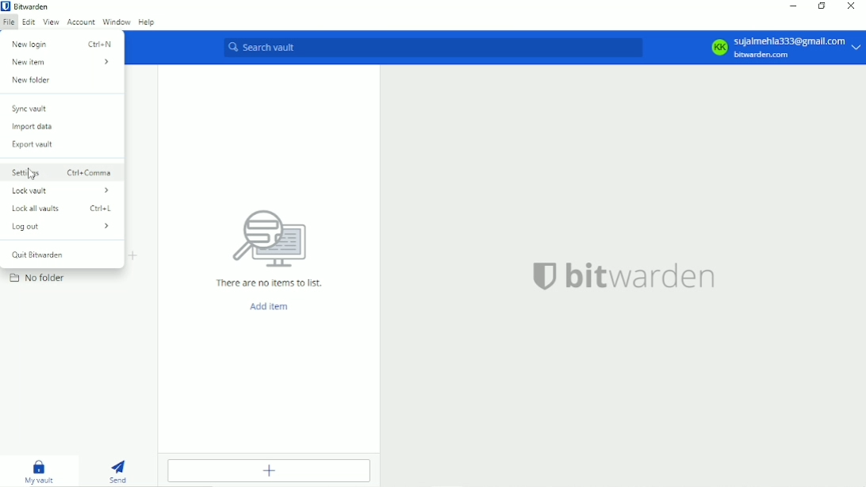  I want to click on Edit, so click(28, 22).